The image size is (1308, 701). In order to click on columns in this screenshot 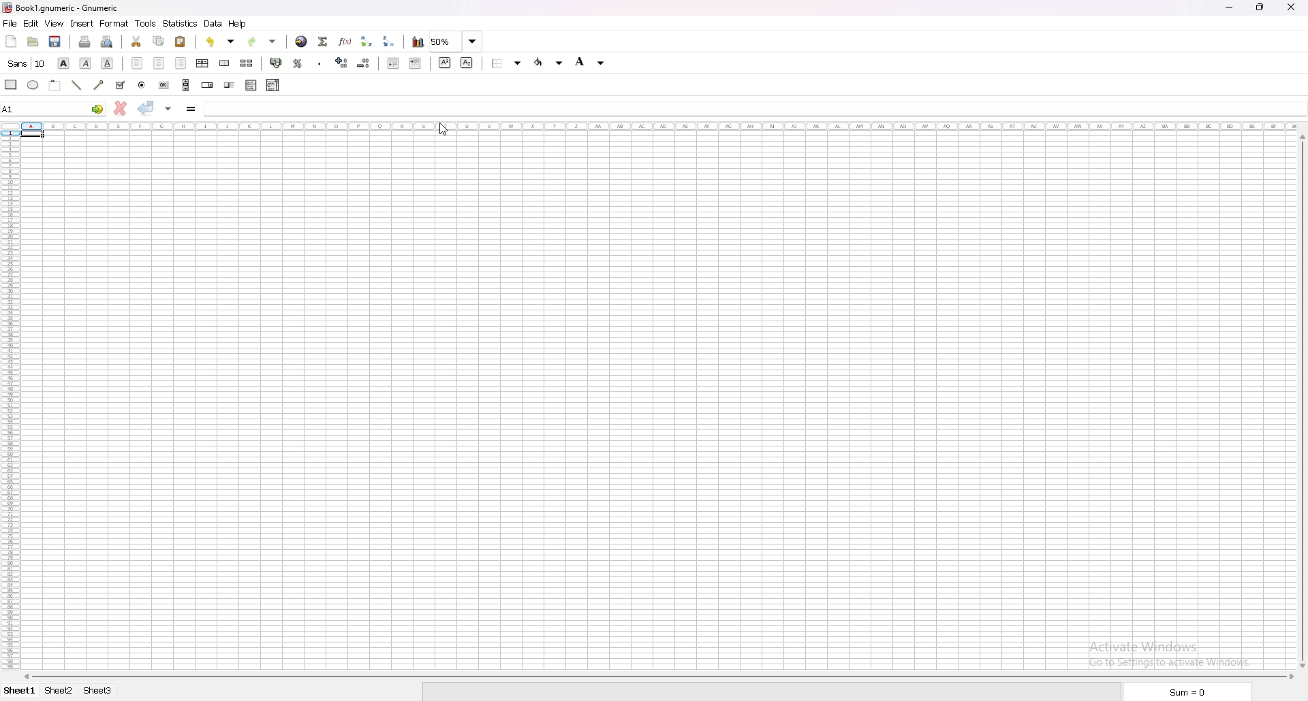, I will do `click(876, 127)`.